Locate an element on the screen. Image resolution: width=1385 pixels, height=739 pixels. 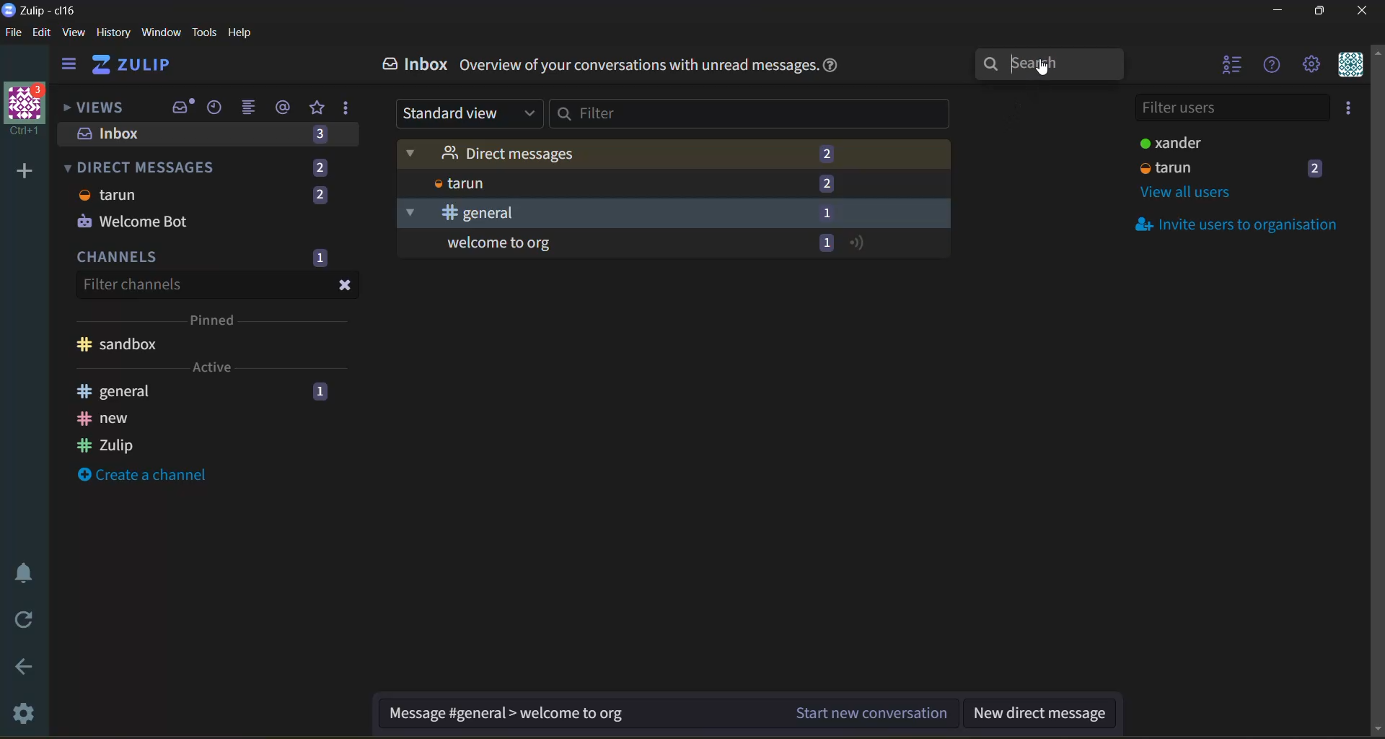
1 is located at coordinates (320, 392).